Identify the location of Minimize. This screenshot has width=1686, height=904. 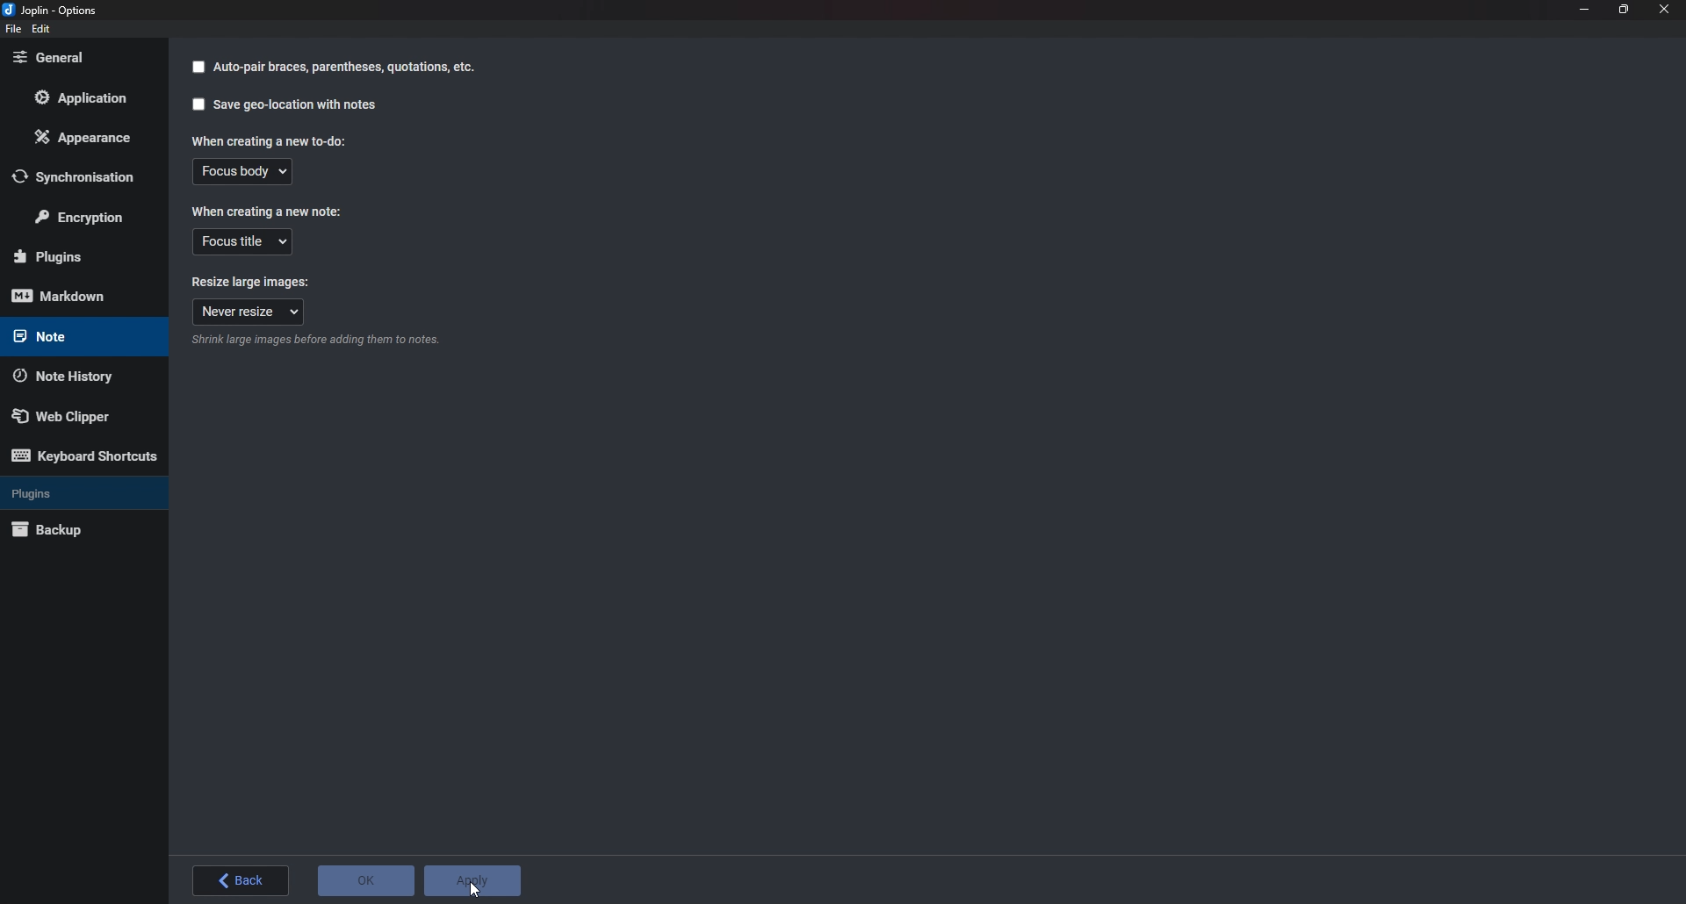
(1585, 8).